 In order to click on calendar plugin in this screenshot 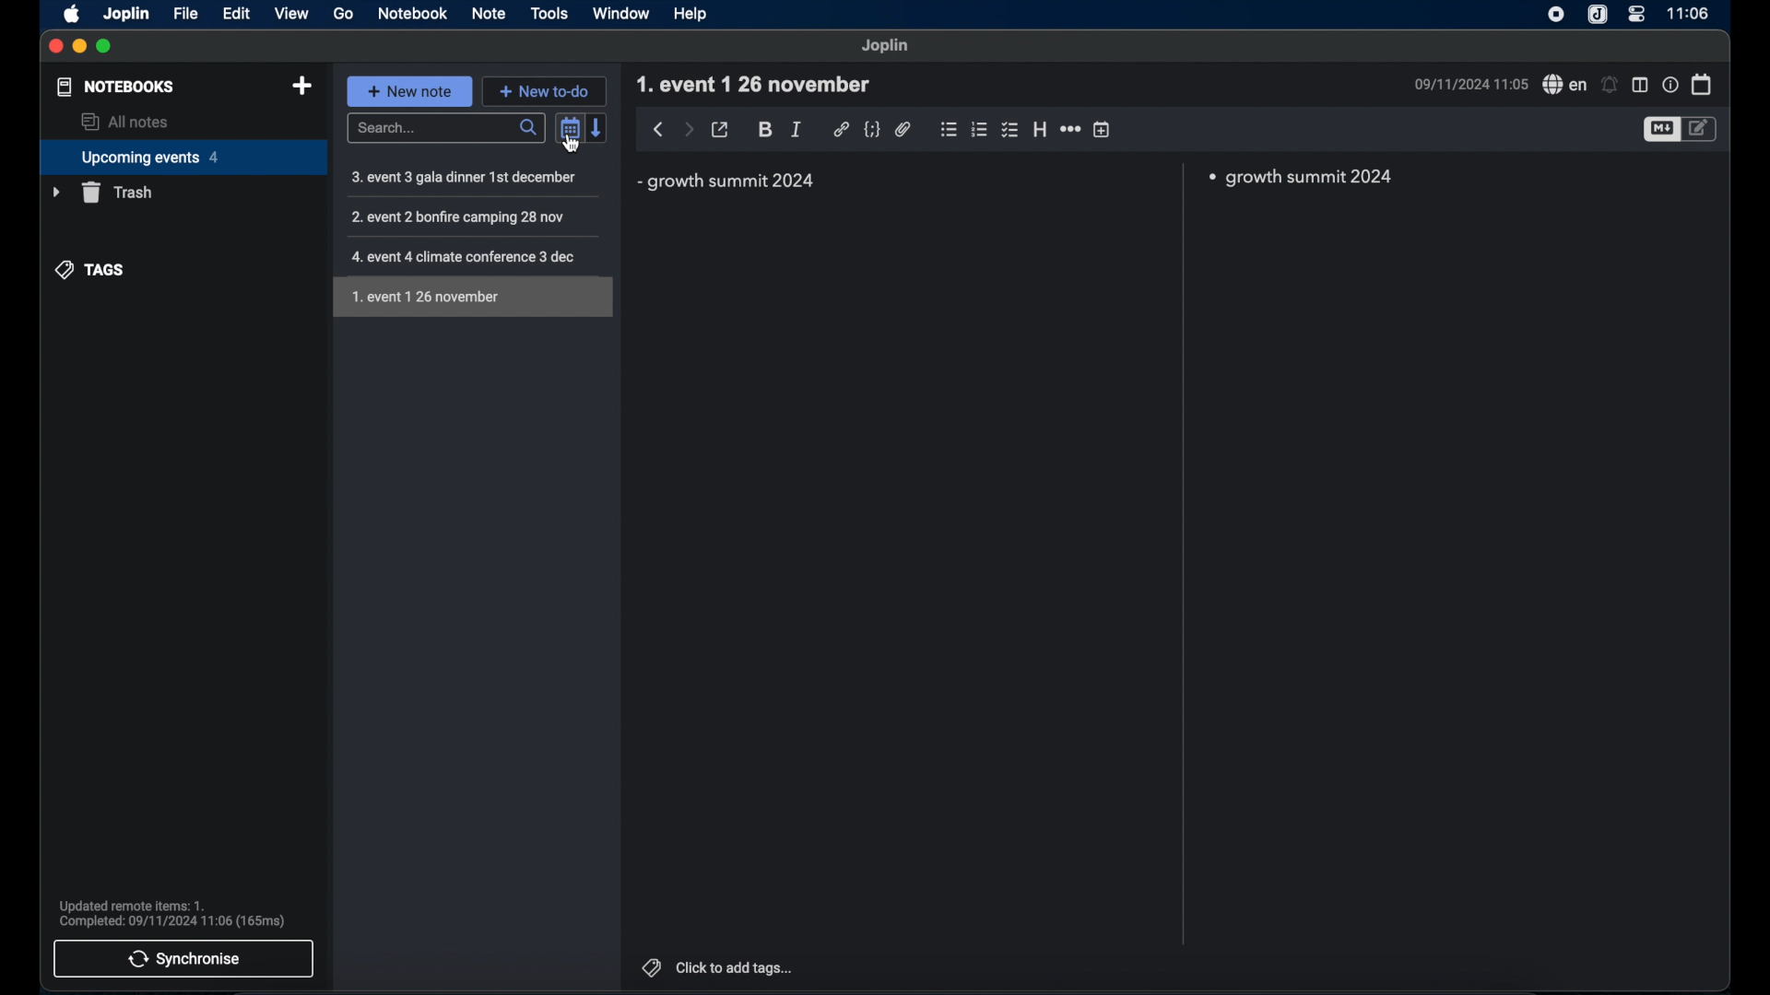, I will do `click(1703, 85)`.